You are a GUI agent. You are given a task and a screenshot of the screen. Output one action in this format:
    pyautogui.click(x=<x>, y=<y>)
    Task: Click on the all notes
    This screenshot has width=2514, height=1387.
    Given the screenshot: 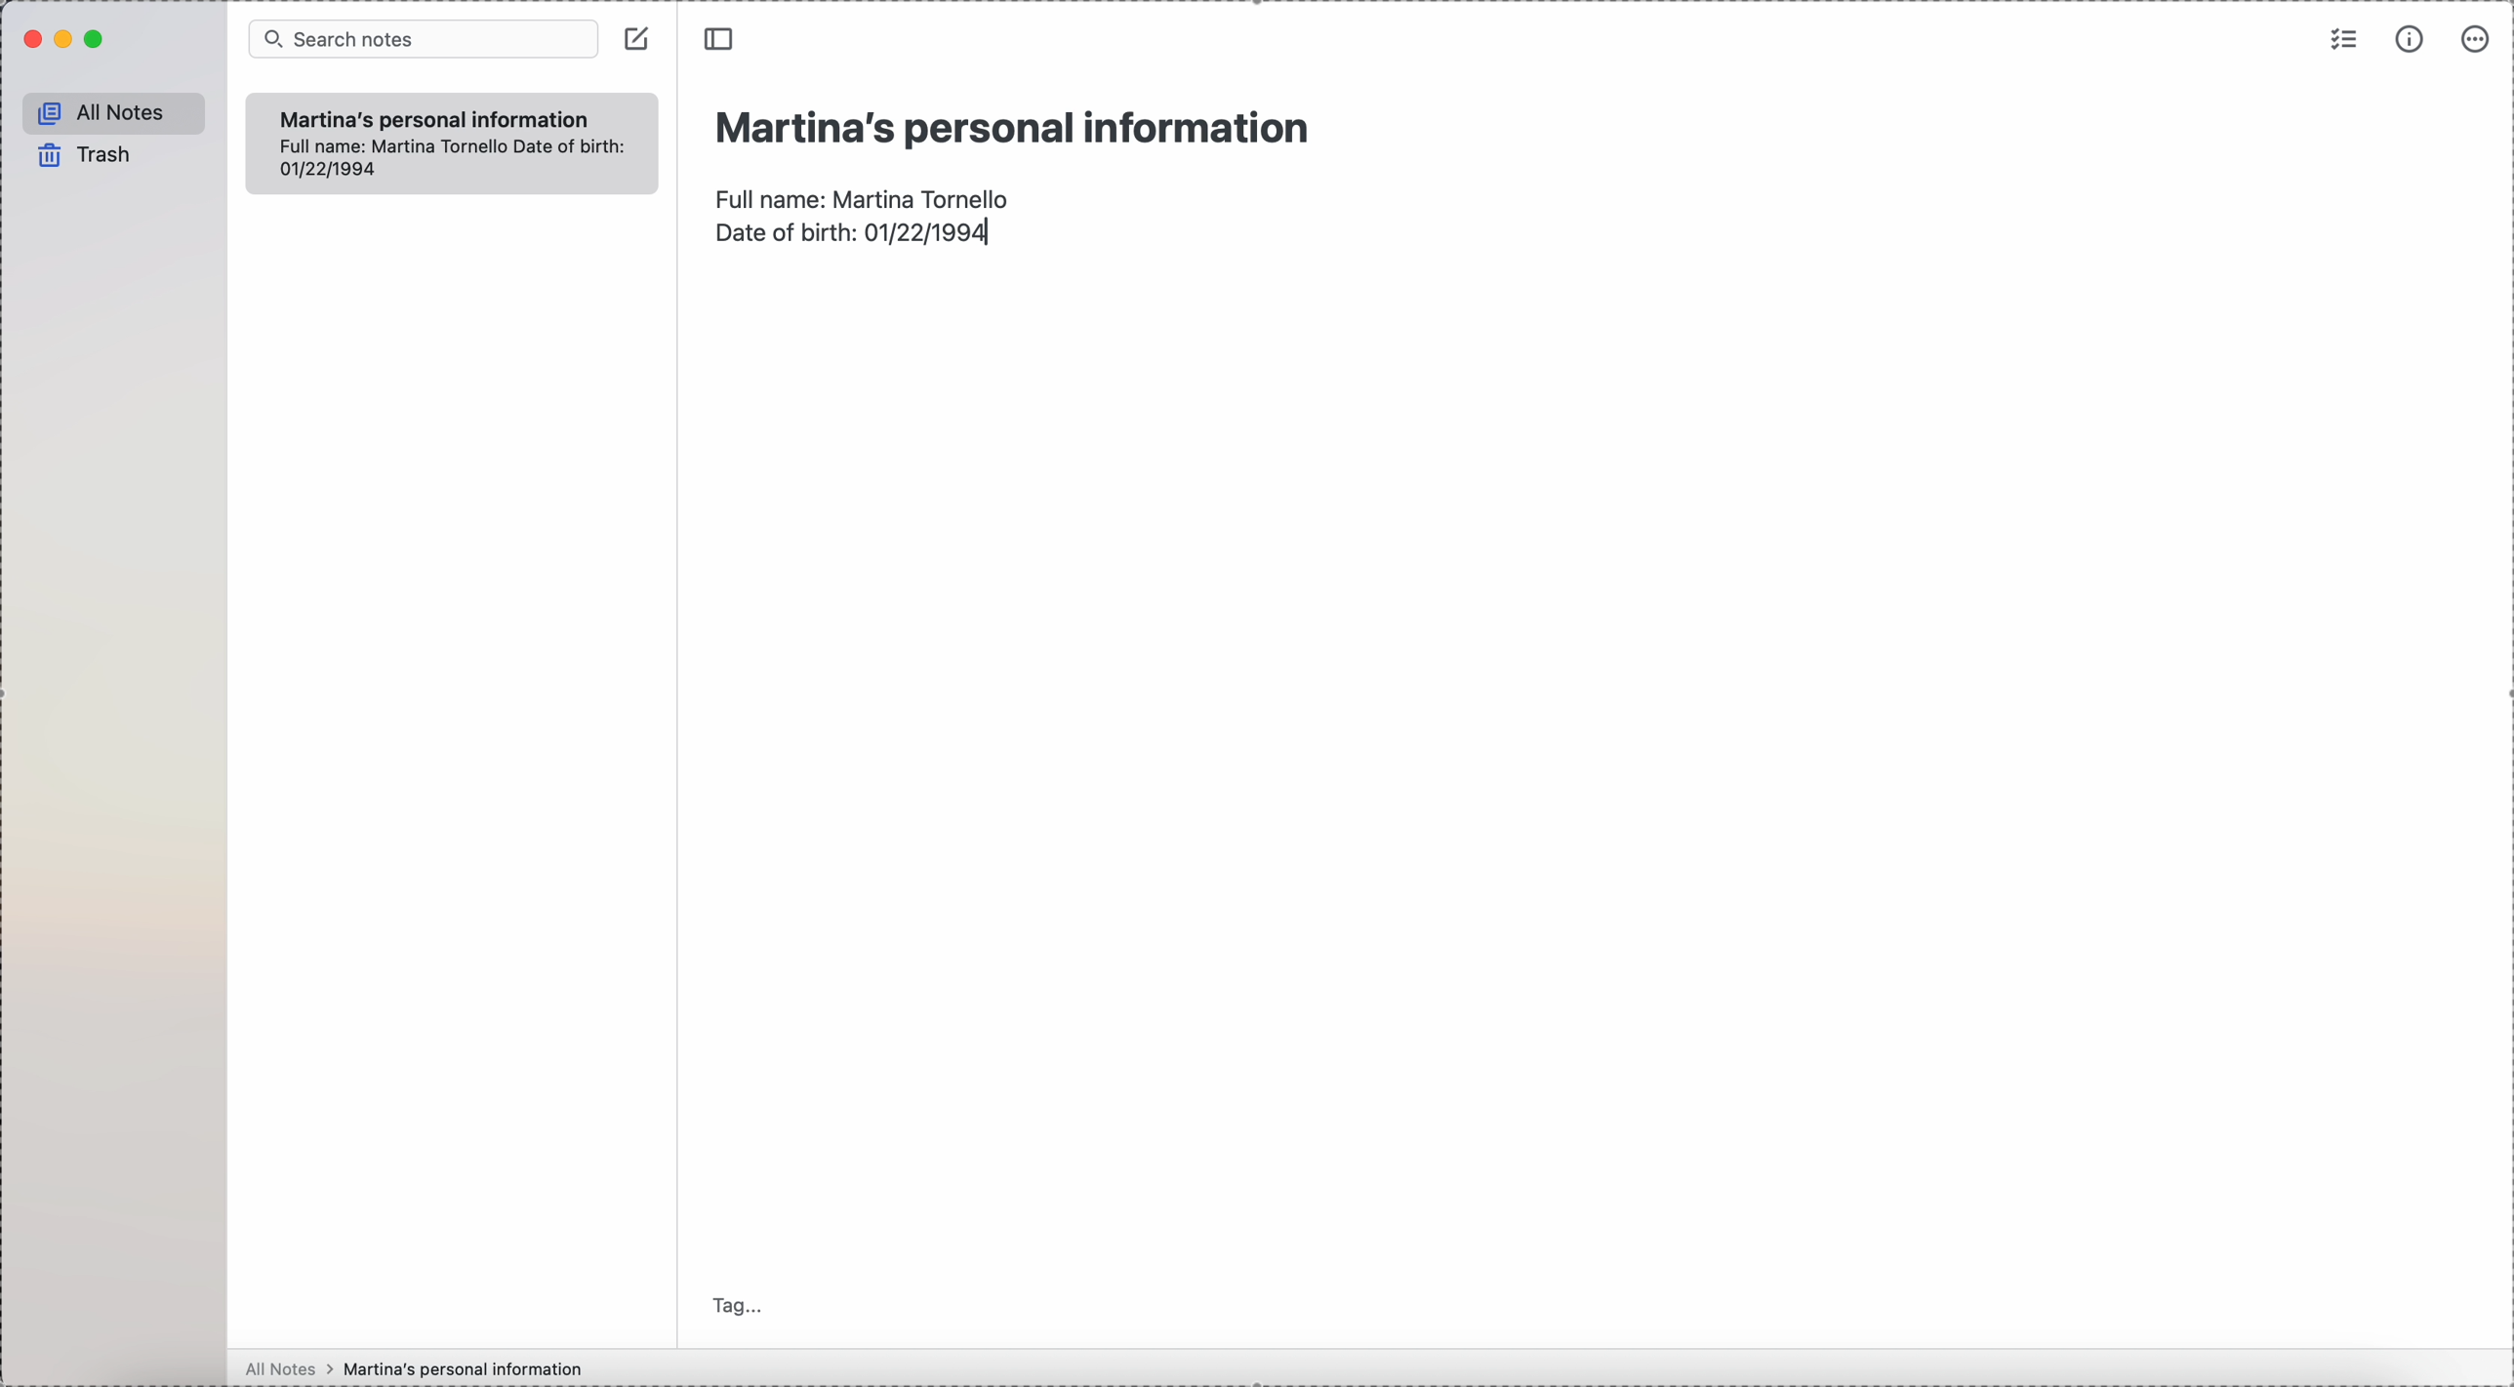 What is the action you would take?
    pyautogui.click(x=112, y=112)
    